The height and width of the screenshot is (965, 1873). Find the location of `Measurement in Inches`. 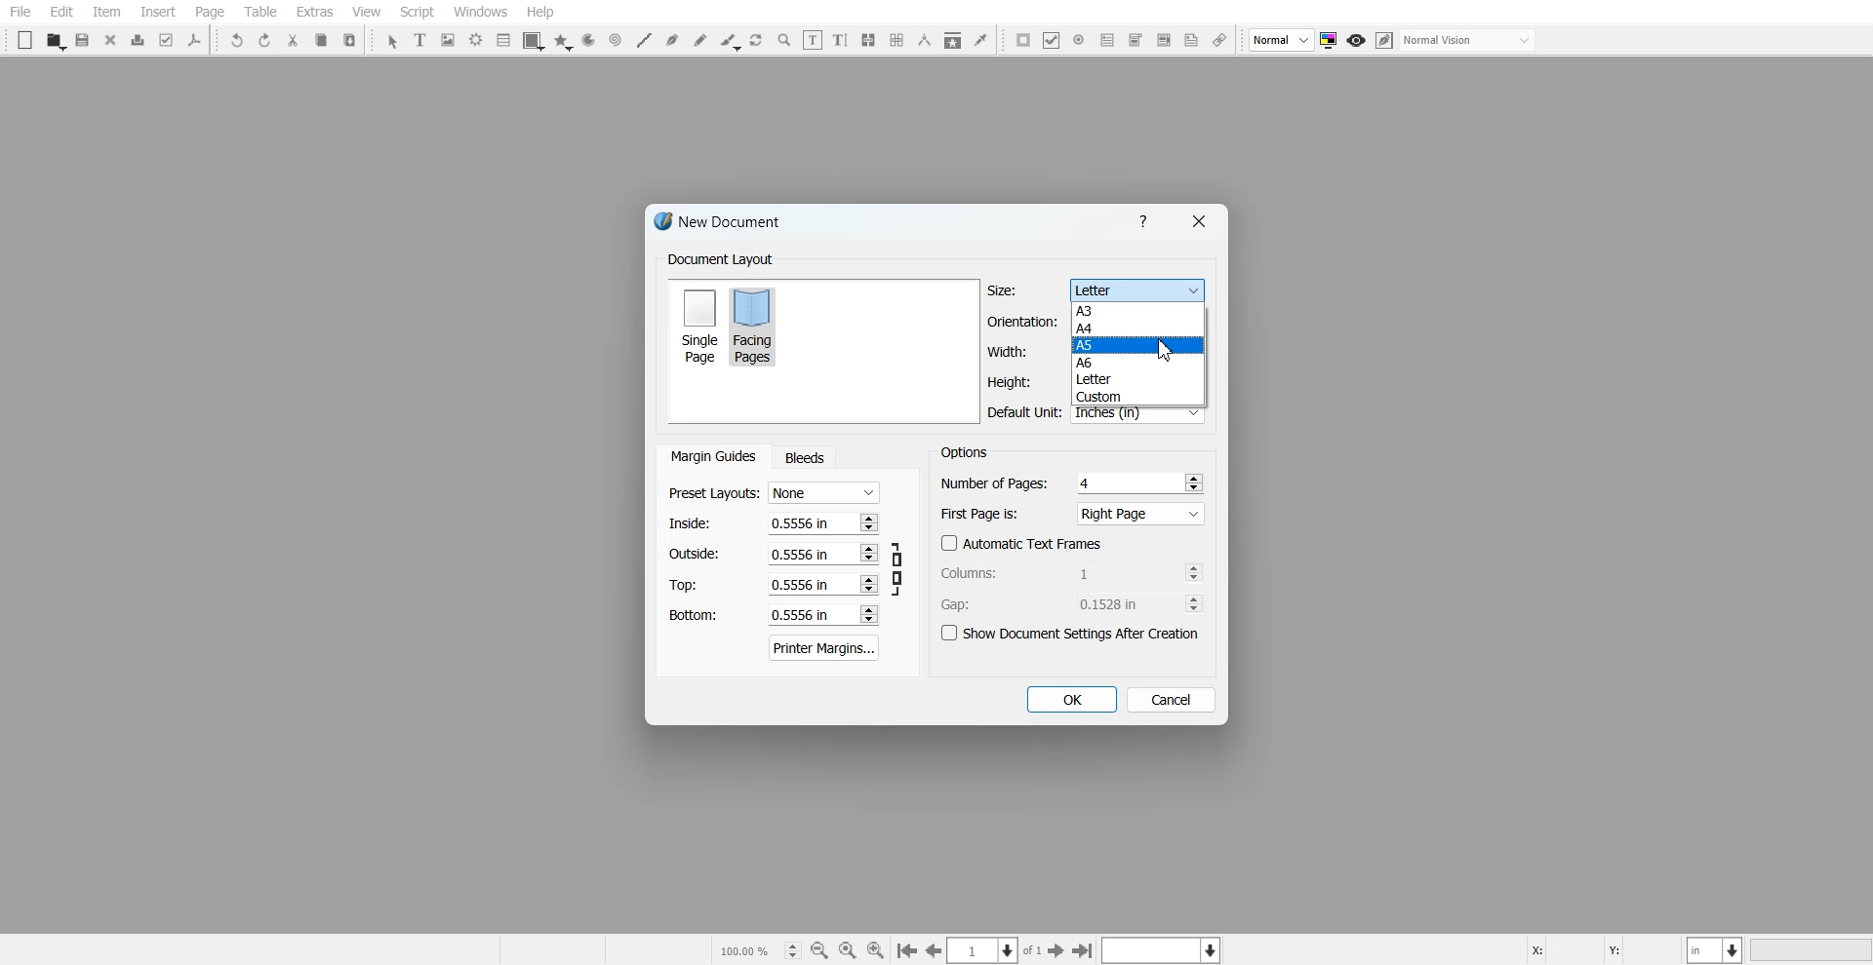

Measurement in Inches is located at coordinates (1716, 949).